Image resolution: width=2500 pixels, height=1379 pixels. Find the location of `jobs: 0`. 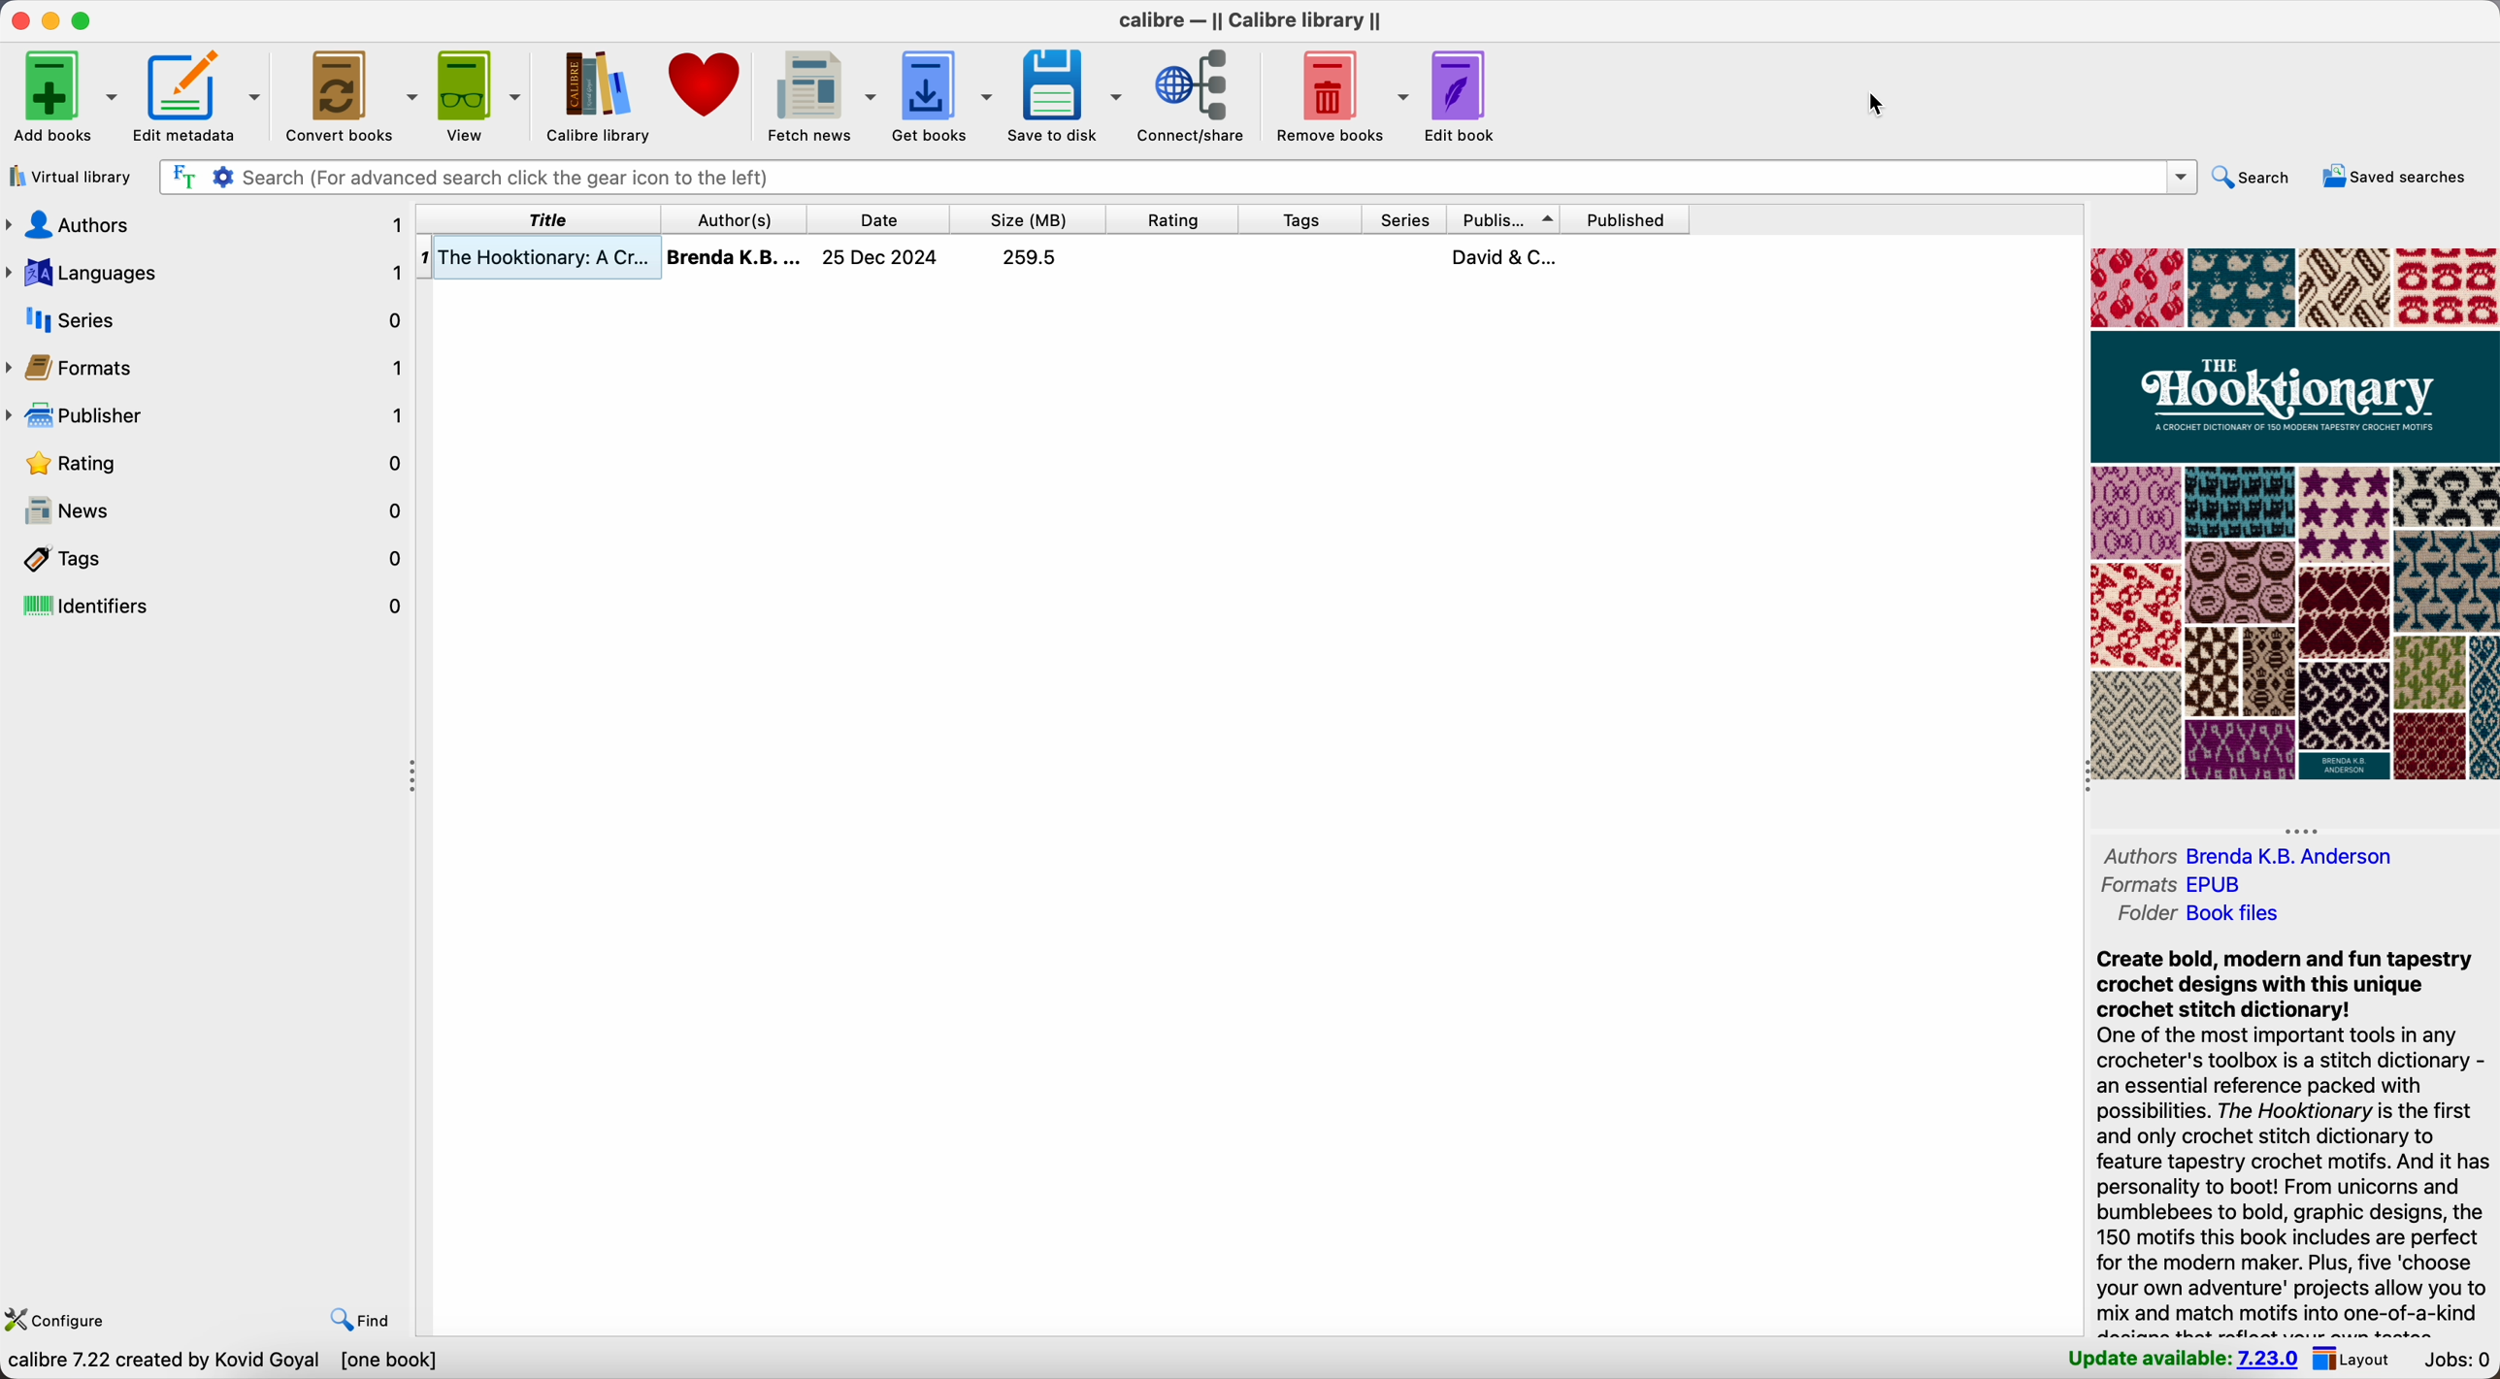

jobs: 0 is located at coordinates (2458, 1361).